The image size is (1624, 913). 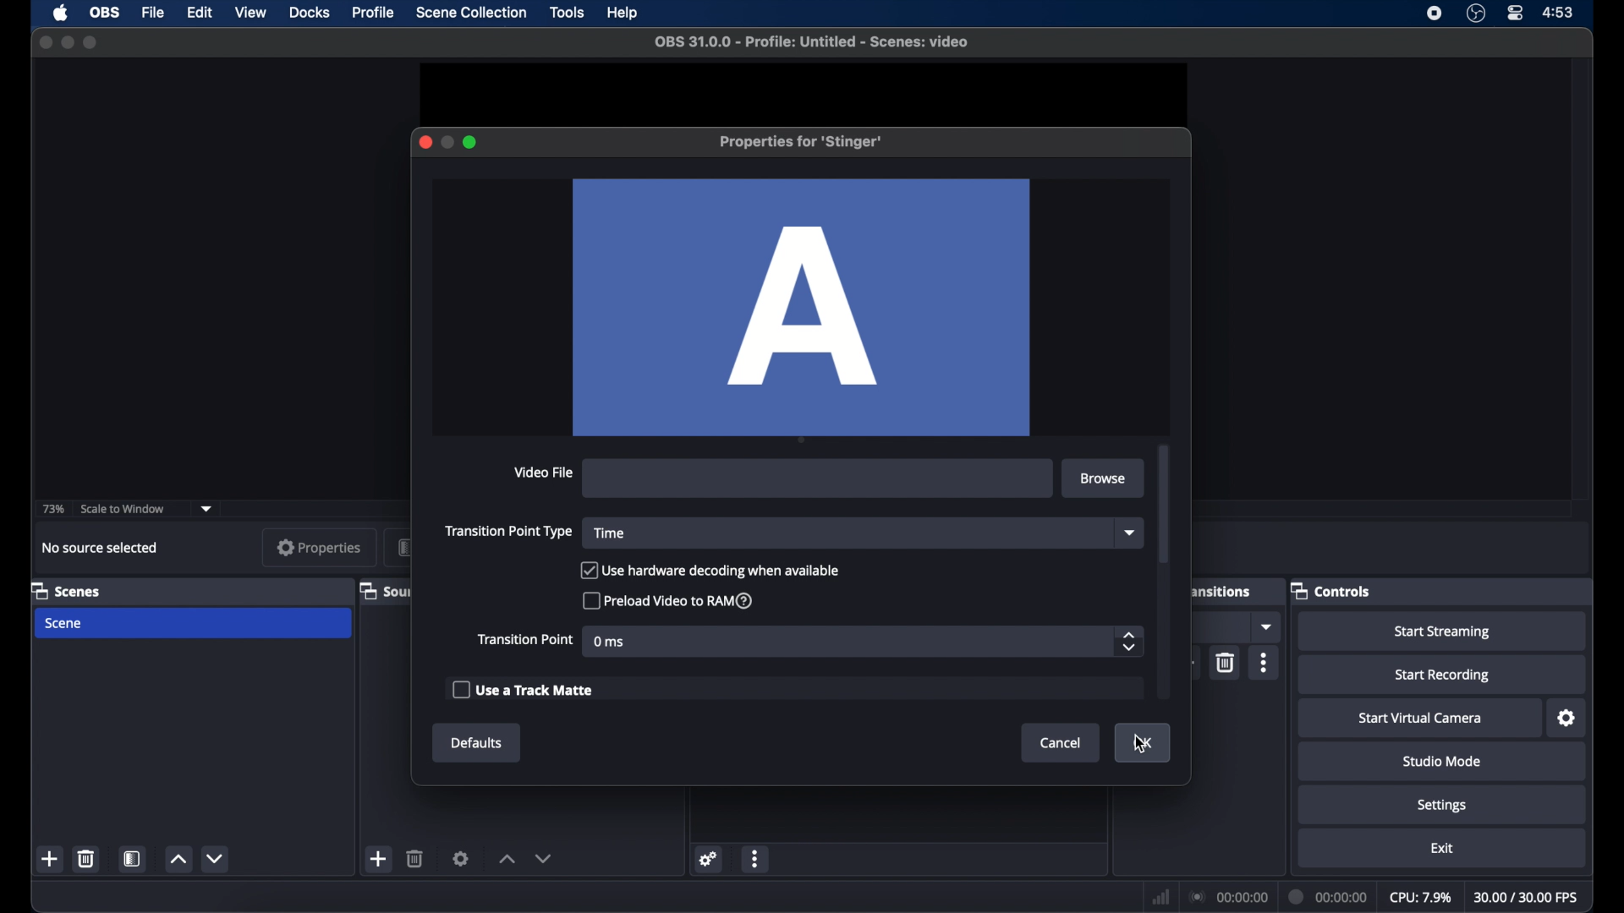 I want to click on dropdown, so click(x=1268, y=626).